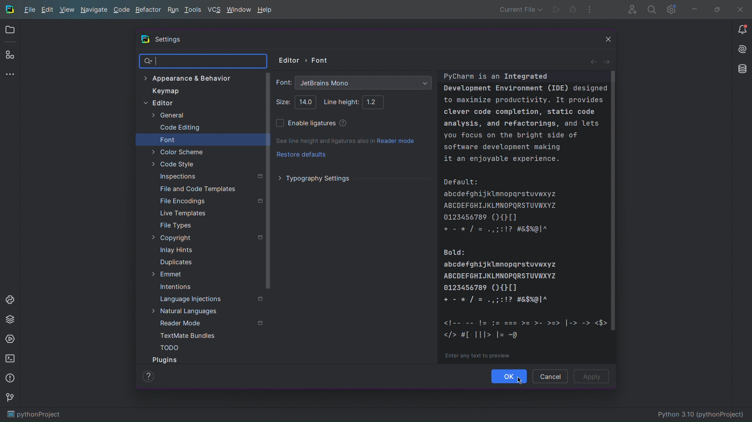 The image size is (752, 422). I want to click on Typography, so click(313, 177).